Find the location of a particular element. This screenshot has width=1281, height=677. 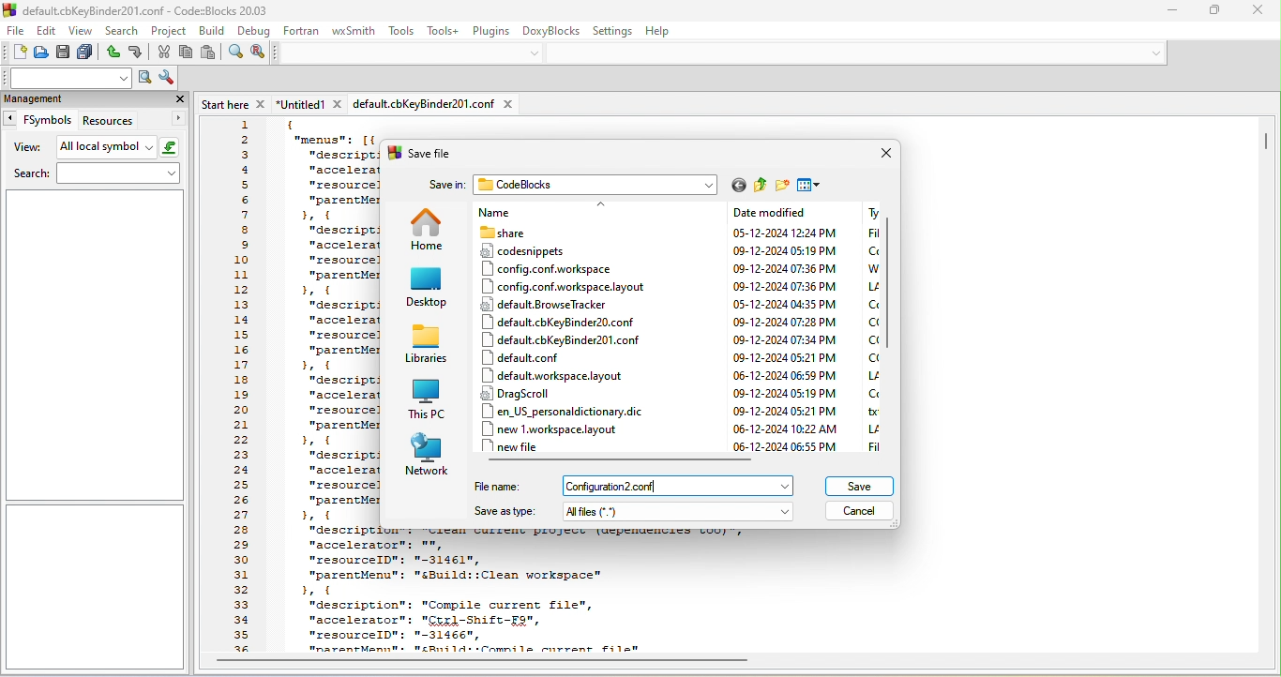

down is located at coordinates (535, 53).